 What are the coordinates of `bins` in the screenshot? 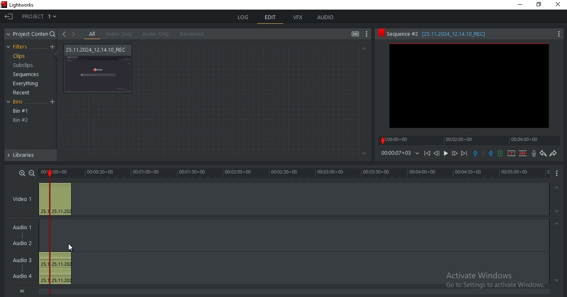 It's located at (20, 103).